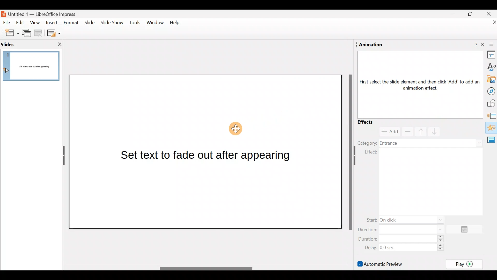 Image resolution: width=497 pixels, height=280 pixels. I want to click on Scroll bar, so click(349, 152).